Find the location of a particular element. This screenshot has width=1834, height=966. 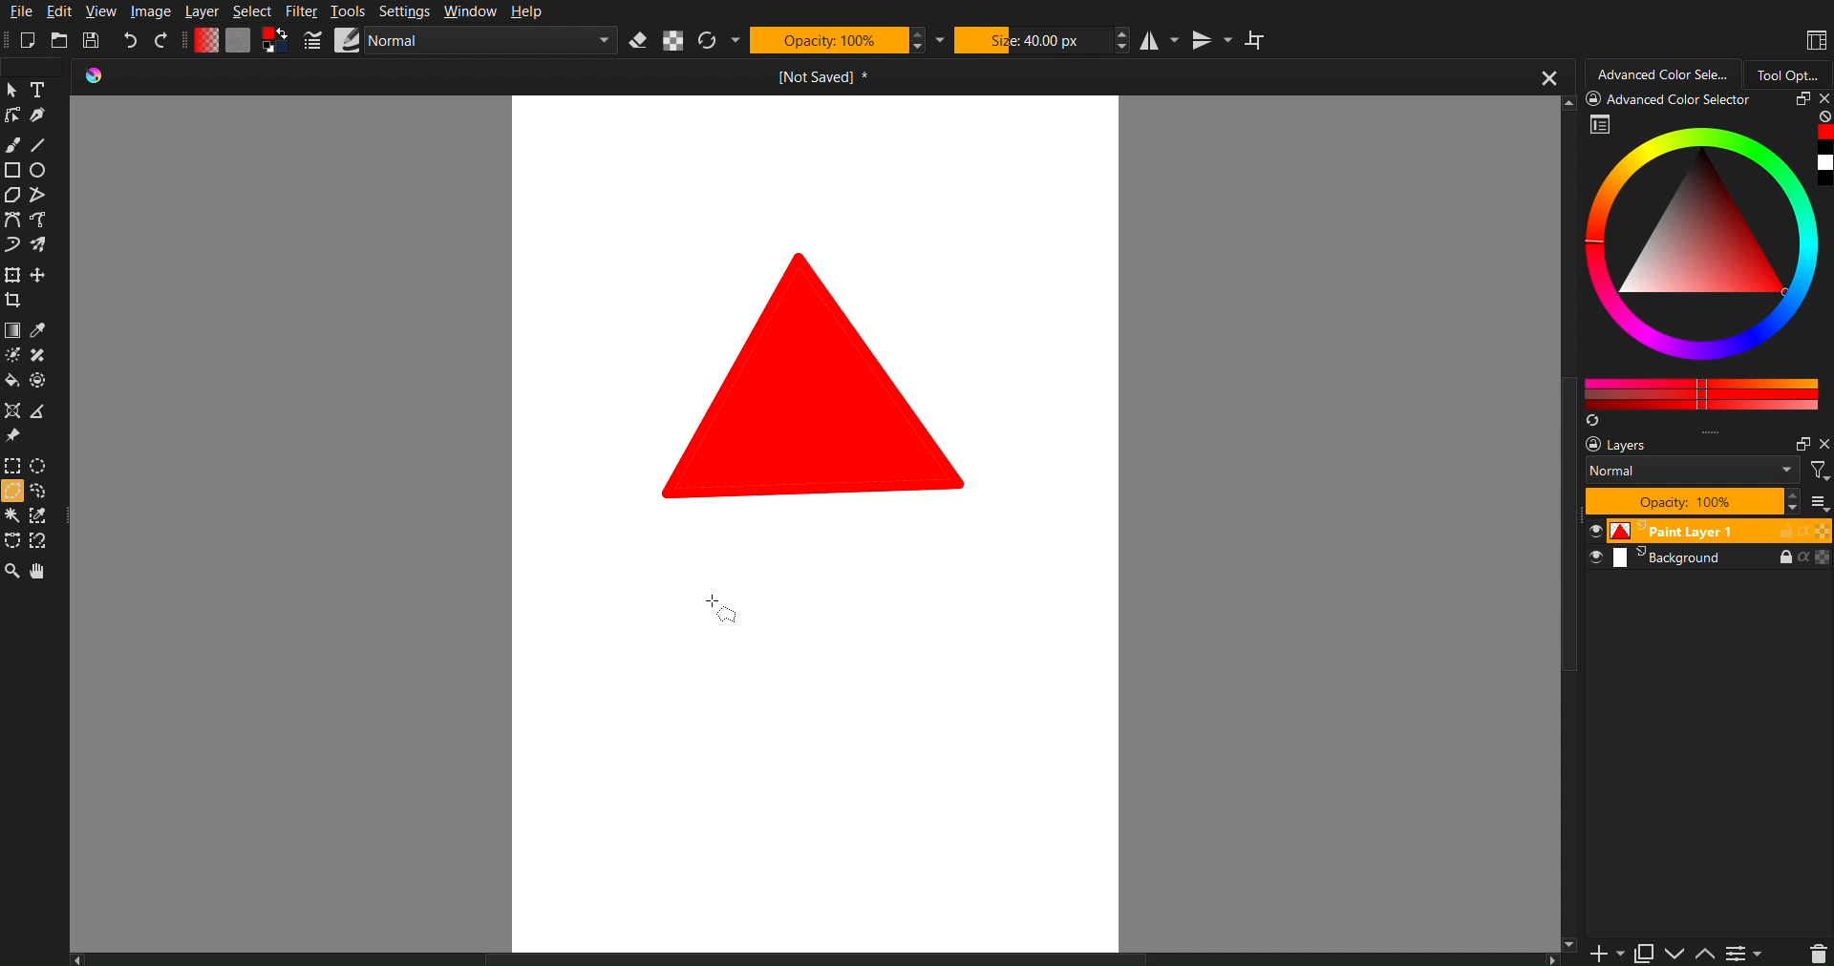

Line is located at coordinates (50, 144).